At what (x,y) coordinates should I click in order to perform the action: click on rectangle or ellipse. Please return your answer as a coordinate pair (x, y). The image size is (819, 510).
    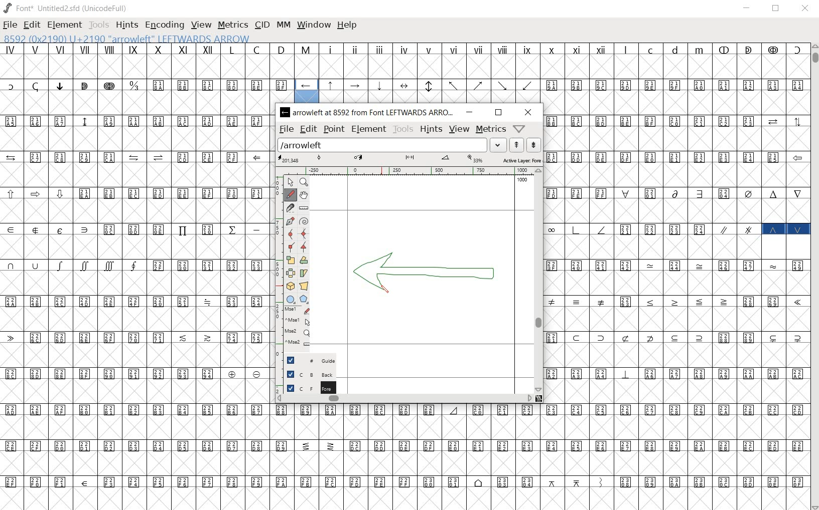
    Looking at the image, I should click on (291, 300).